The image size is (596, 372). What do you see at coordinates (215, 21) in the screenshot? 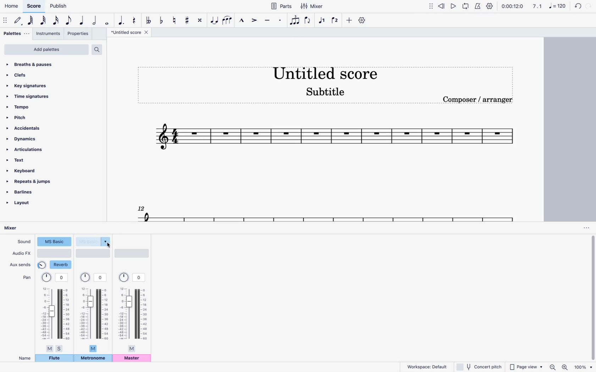
I see `tie` at bounding box center [215, 21].